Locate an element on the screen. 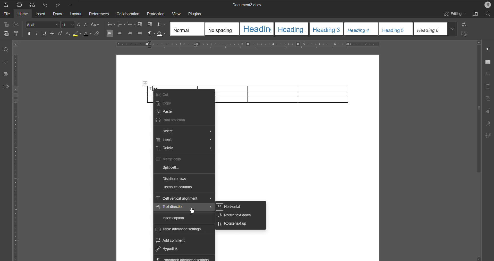 This screenshot has height=261, width=494. Bold is located at coordinates (30, 34).